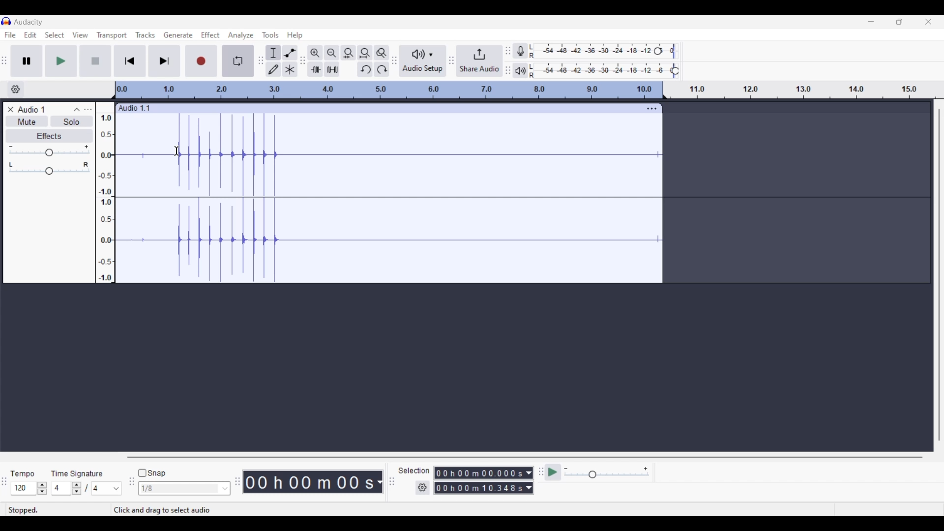  What do you see at coordinates (105, 192) in the screenshot?
I see `Scale to measure audio pitch` at bounding box center [105, 192].